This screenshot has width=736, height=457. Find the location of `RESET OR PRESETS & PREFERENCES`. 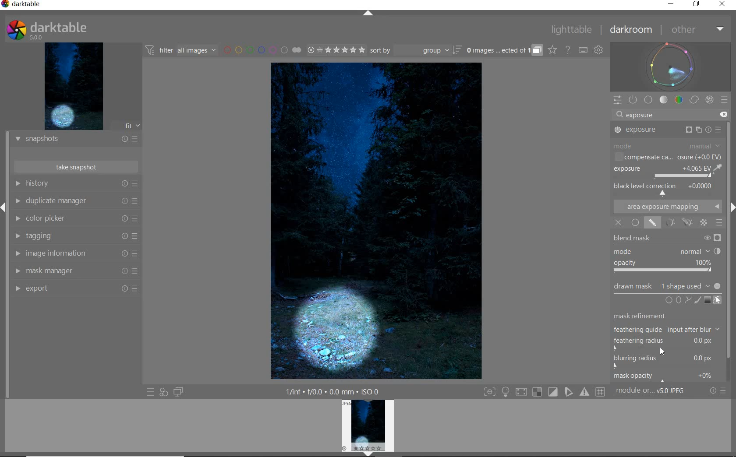

RESET OR PRESETS & PREFERENCES is located at coordinates (718, 391).